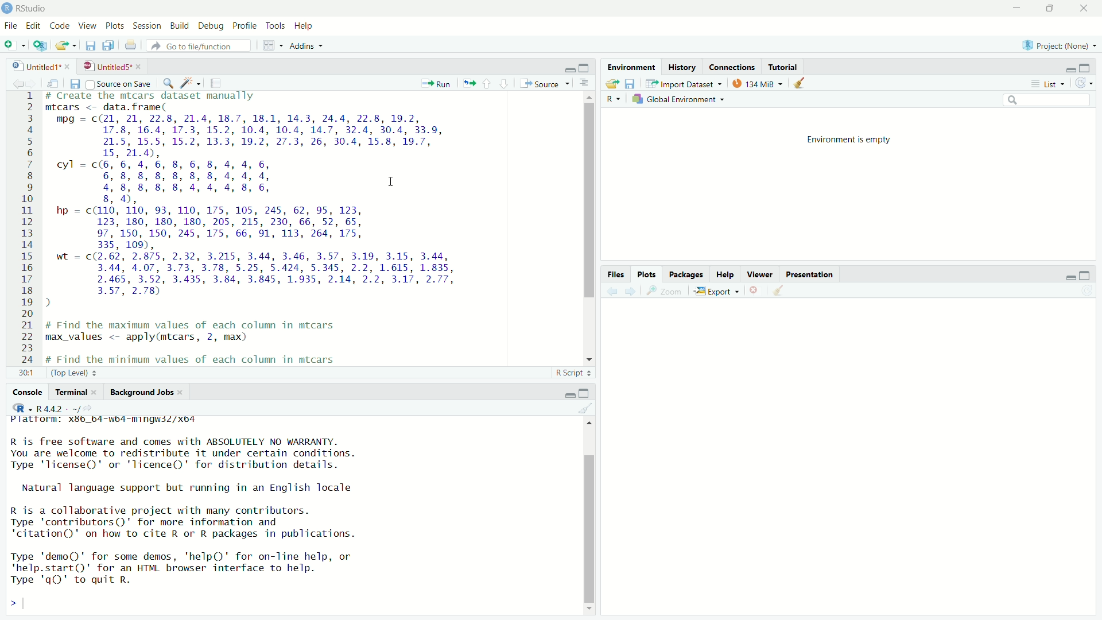  I want to click on Profile, so click(243, 25).